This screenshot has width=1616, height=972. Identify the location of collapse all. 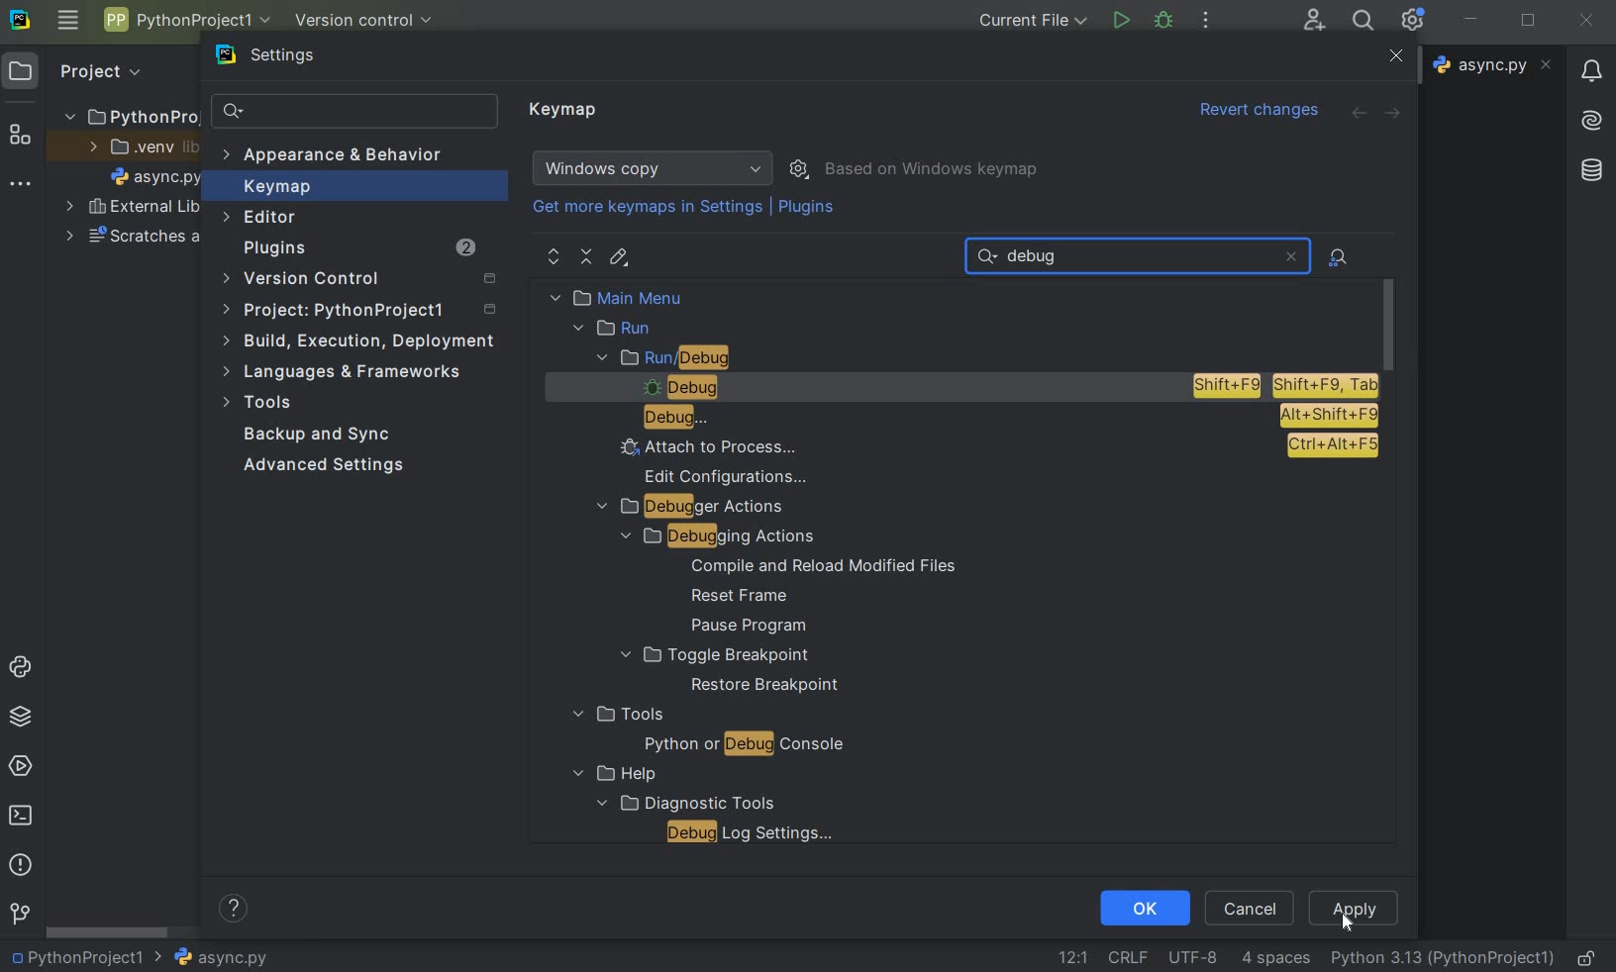
(587, 257).